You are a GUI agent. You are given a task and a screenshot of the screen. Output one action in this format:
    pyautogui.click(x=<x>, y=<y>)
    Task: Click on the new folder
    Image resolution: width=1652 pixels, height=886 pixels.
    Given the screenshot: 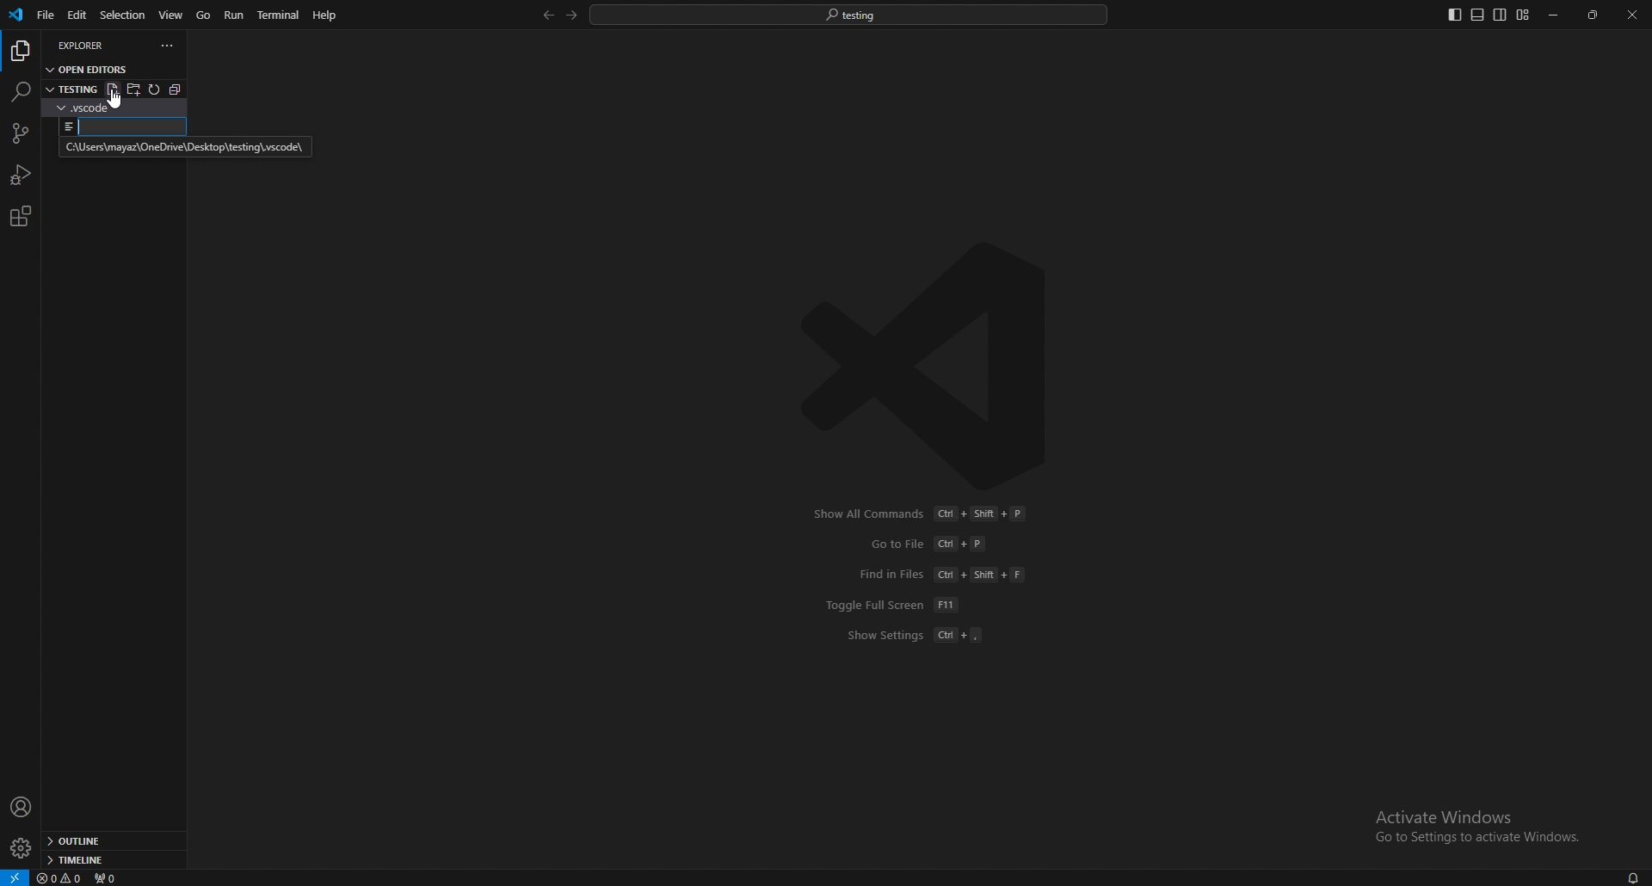 What is the action you would take?
    pyautogui.click(x=134, y=89)
    